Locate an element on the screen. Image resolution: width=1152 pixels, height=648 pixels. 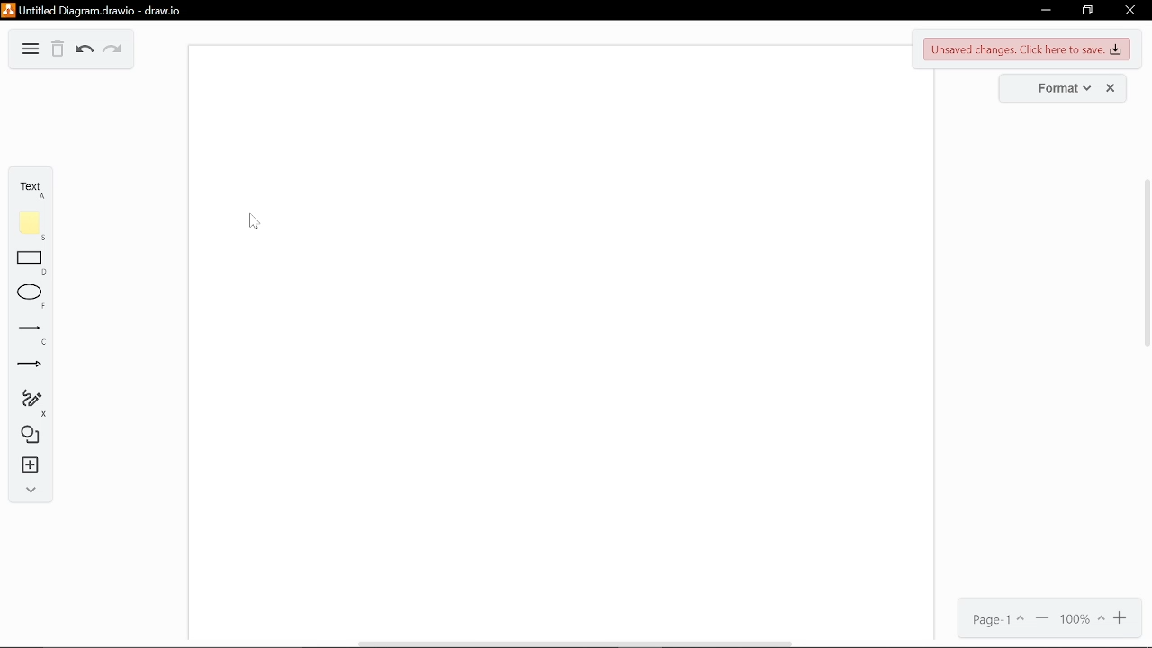
ellipse is located at coordinates (30, 294).